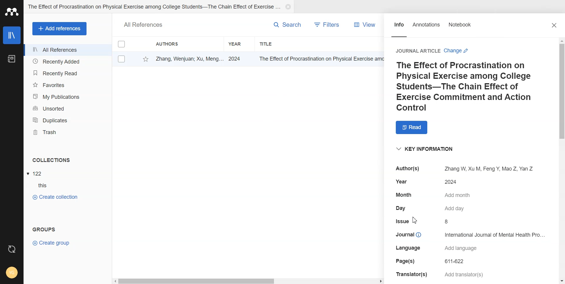 This screenshot has width=565, height=284. Describe the element at coordinates (430, 181) in the screenshot. I see `Year 2024` at that location.